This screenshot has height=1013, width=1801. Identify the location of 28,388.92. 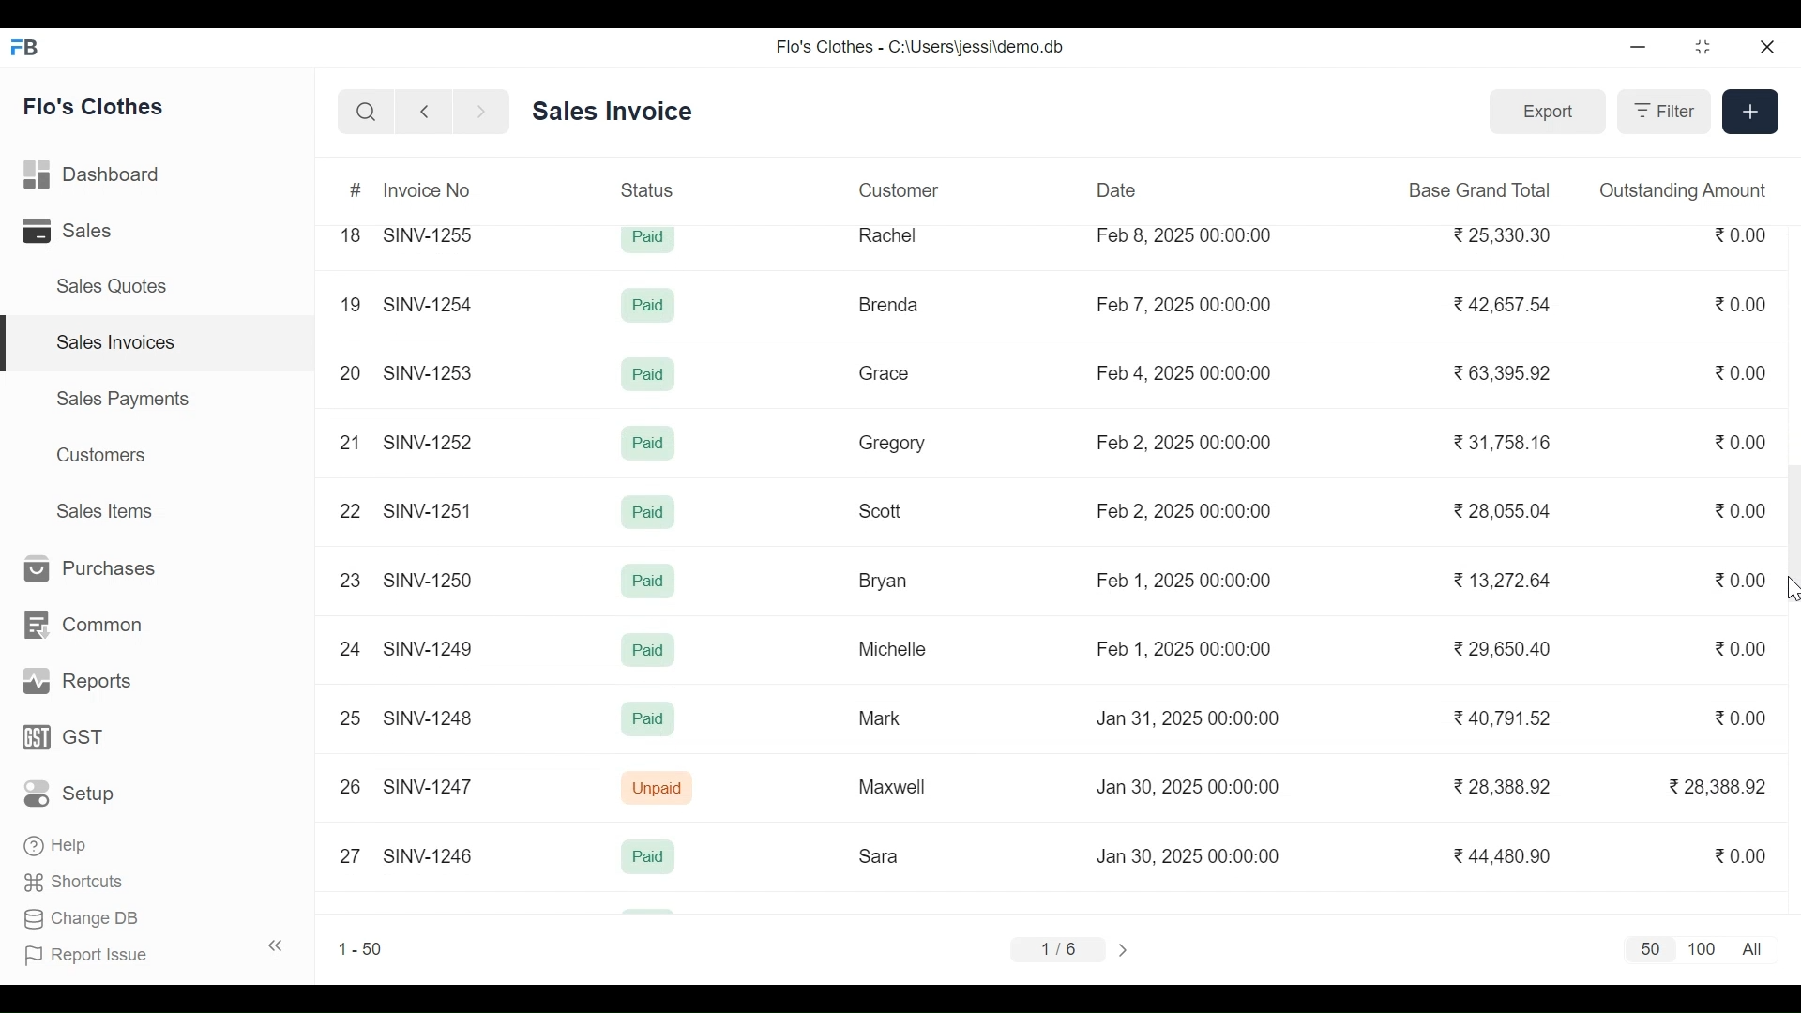
(1508, 787).